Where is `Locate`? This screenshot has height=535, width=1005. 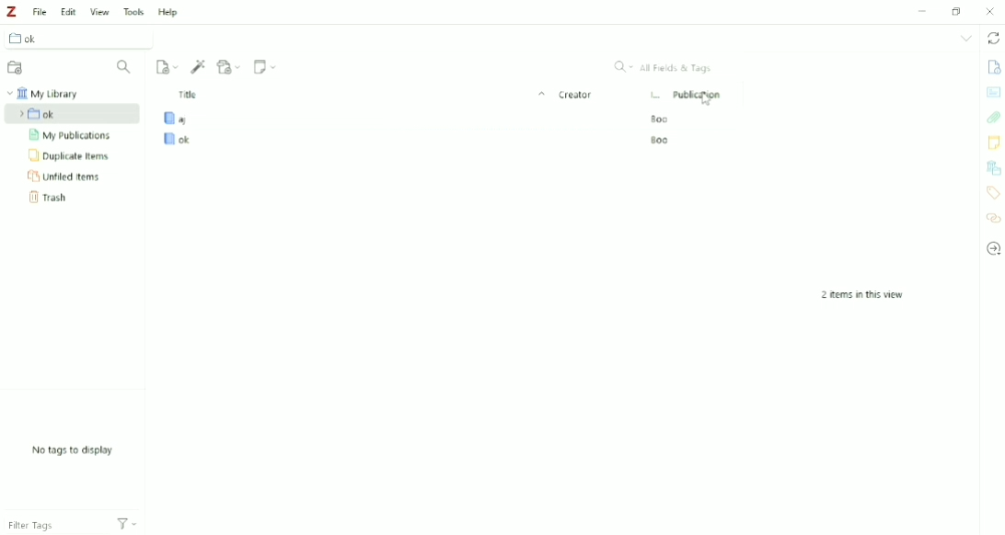 Locate is located at coordinates (994, 247).